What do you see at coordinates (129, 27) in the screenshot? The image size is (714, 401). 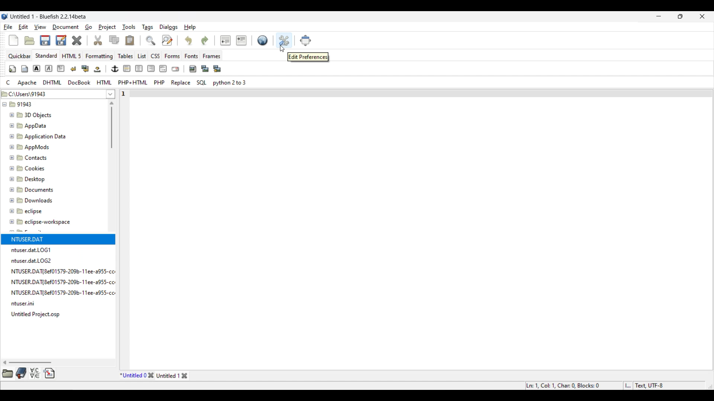 I see `Tools menu` at bounding box center [129, 27].